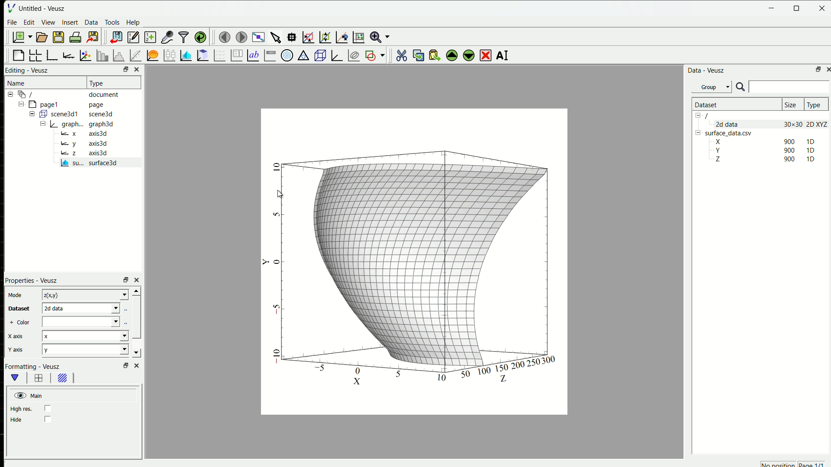 Image resolution: width=831 pixels, height=467 pixels. I want to click on click to zoom out of a graph axes, so click(326, 37).